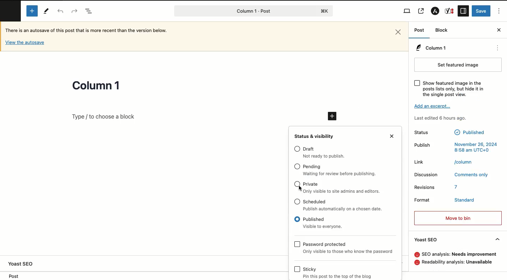  What do you see at coordinates (25, 42) in the screenshot?
I see `Autosave` at bounding box center [25, 42].